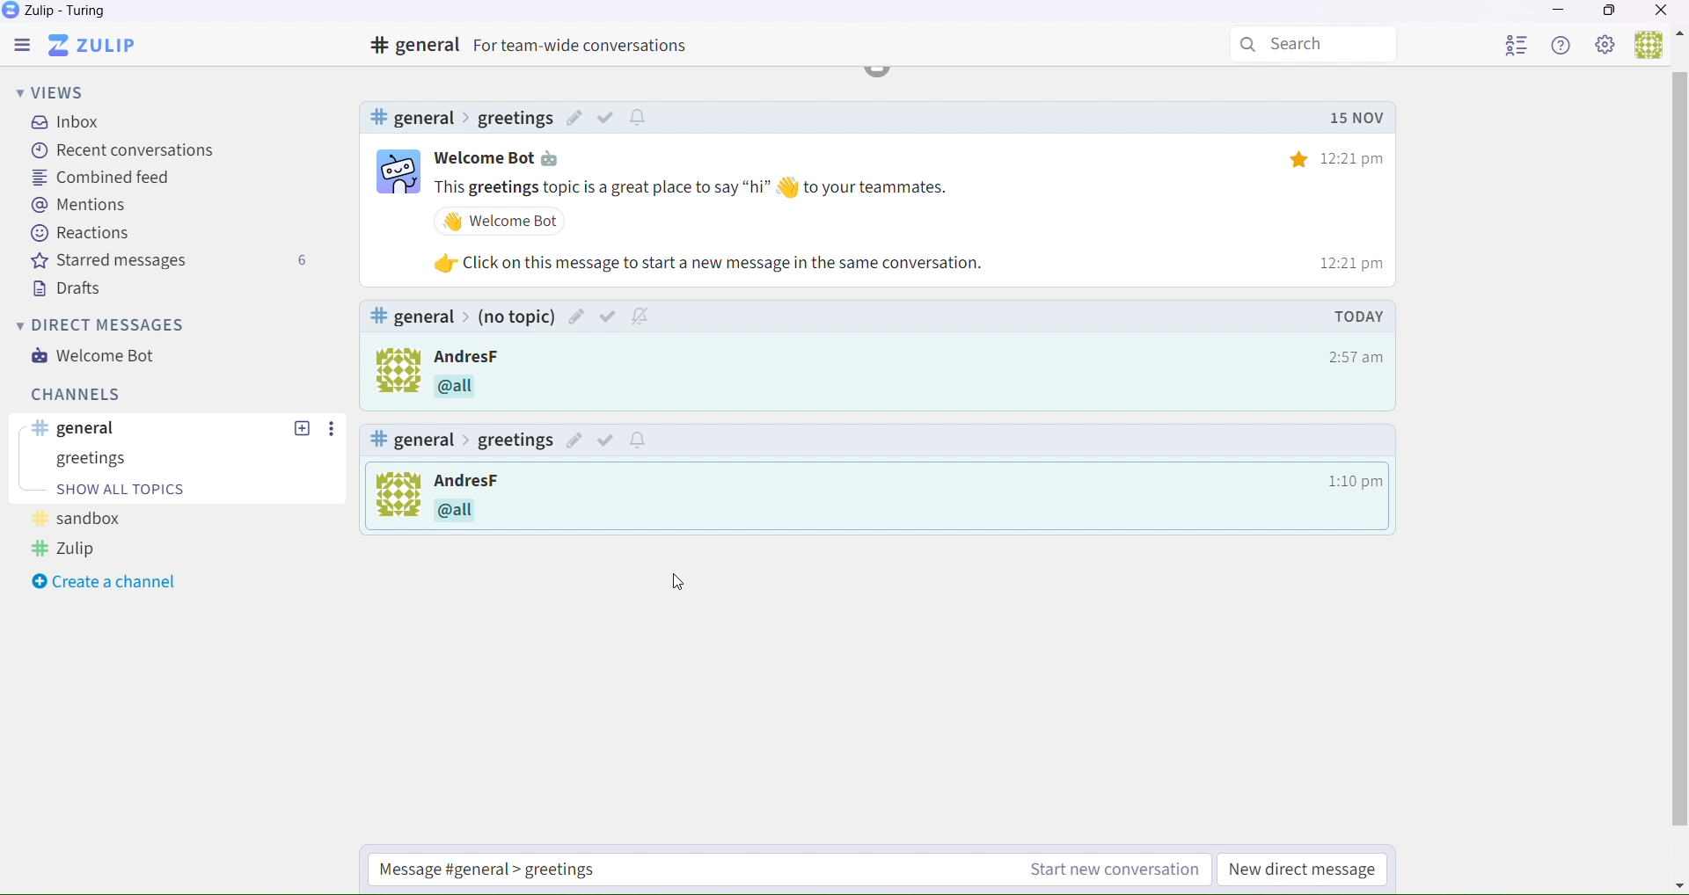 The image size is (1689, 895). I want to click on horizontal scroll bar, so click(1678, 450).